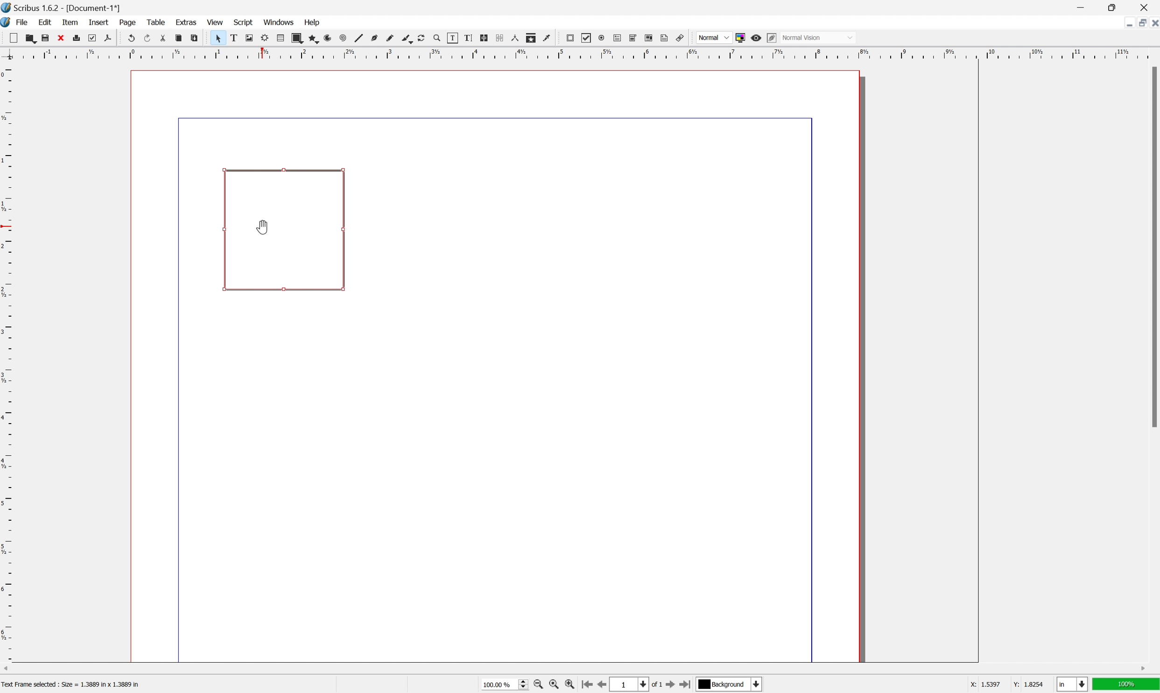 The image size is (1160, 693). What do you see at coordinates (681, 38) in the screenshot?
I see `link annotation` at bounding box center [681, 38].